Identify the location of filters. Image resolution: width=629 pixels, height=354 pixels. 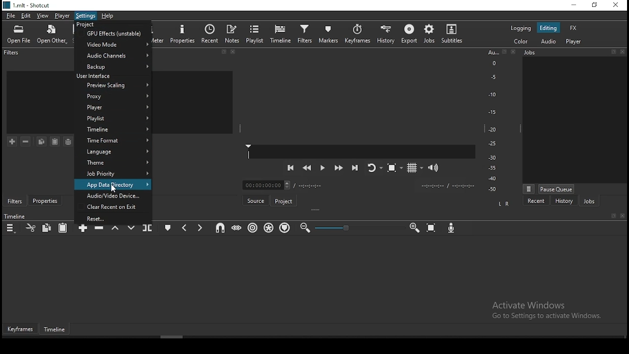
(12, 54).